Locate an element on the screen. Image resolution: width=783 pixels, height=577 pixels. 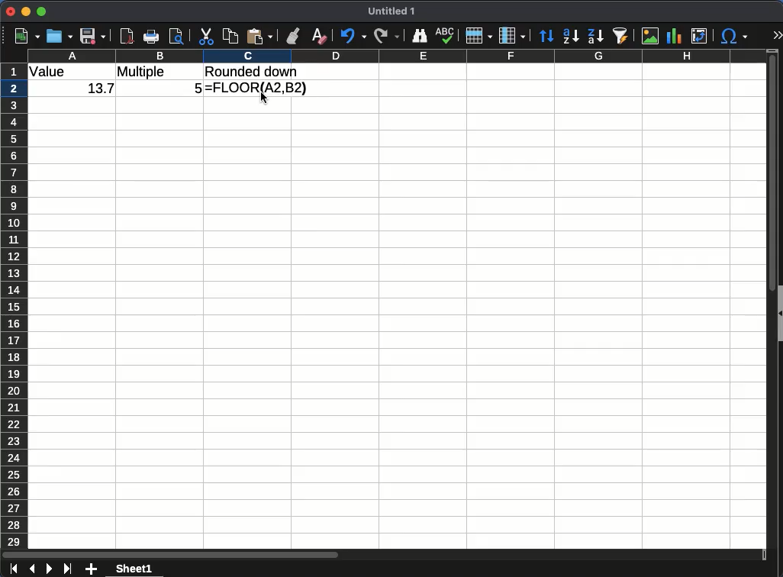
print is located at coordinates (151, 36).